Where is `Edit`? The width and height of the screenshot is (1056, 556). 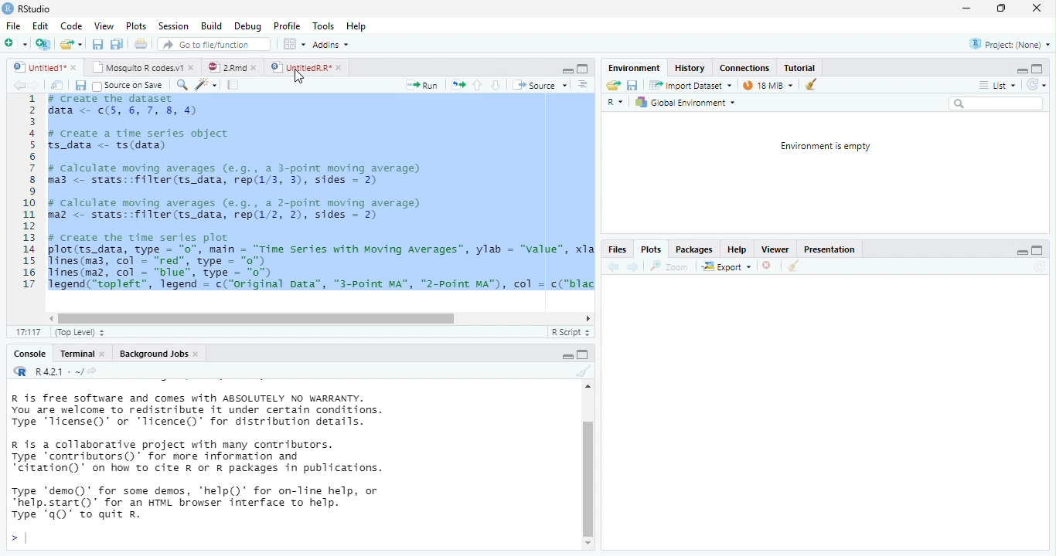
Edit is located at coordinates (40, 25).